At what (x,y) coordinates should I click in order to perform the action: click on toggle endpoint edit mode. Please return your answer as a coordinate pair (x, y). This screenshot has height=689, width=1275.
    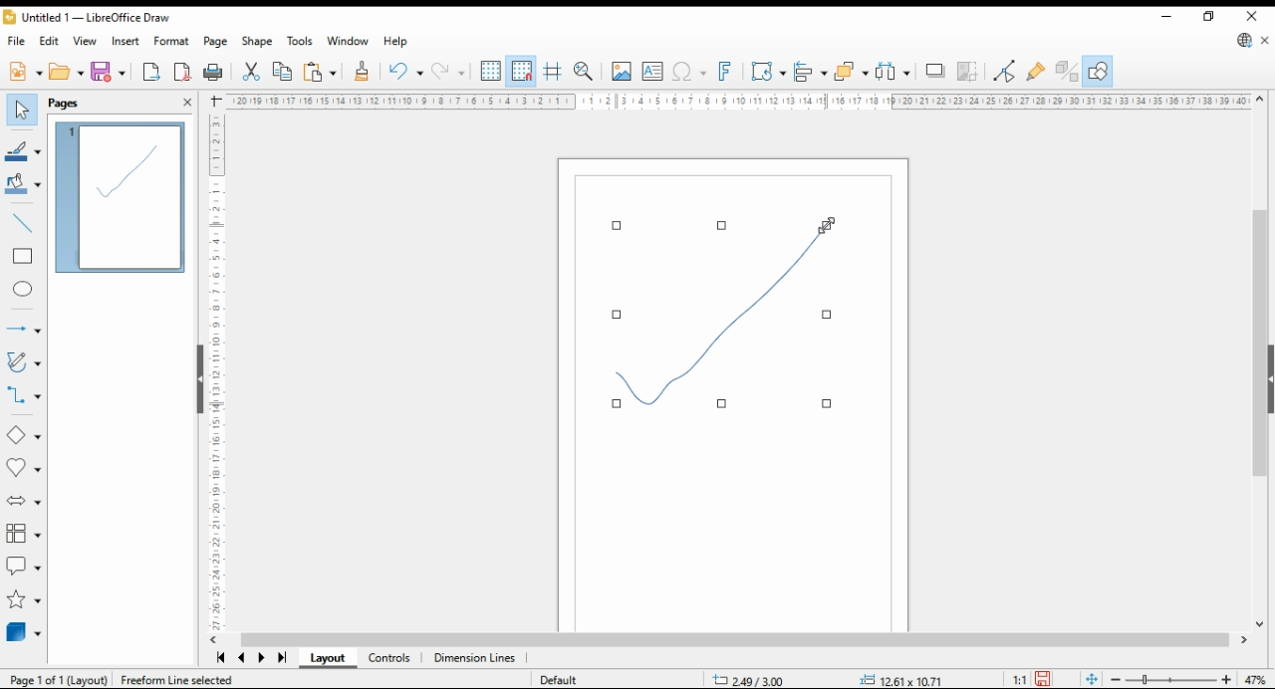
    Looking at the image, I should click on (1005, 72).